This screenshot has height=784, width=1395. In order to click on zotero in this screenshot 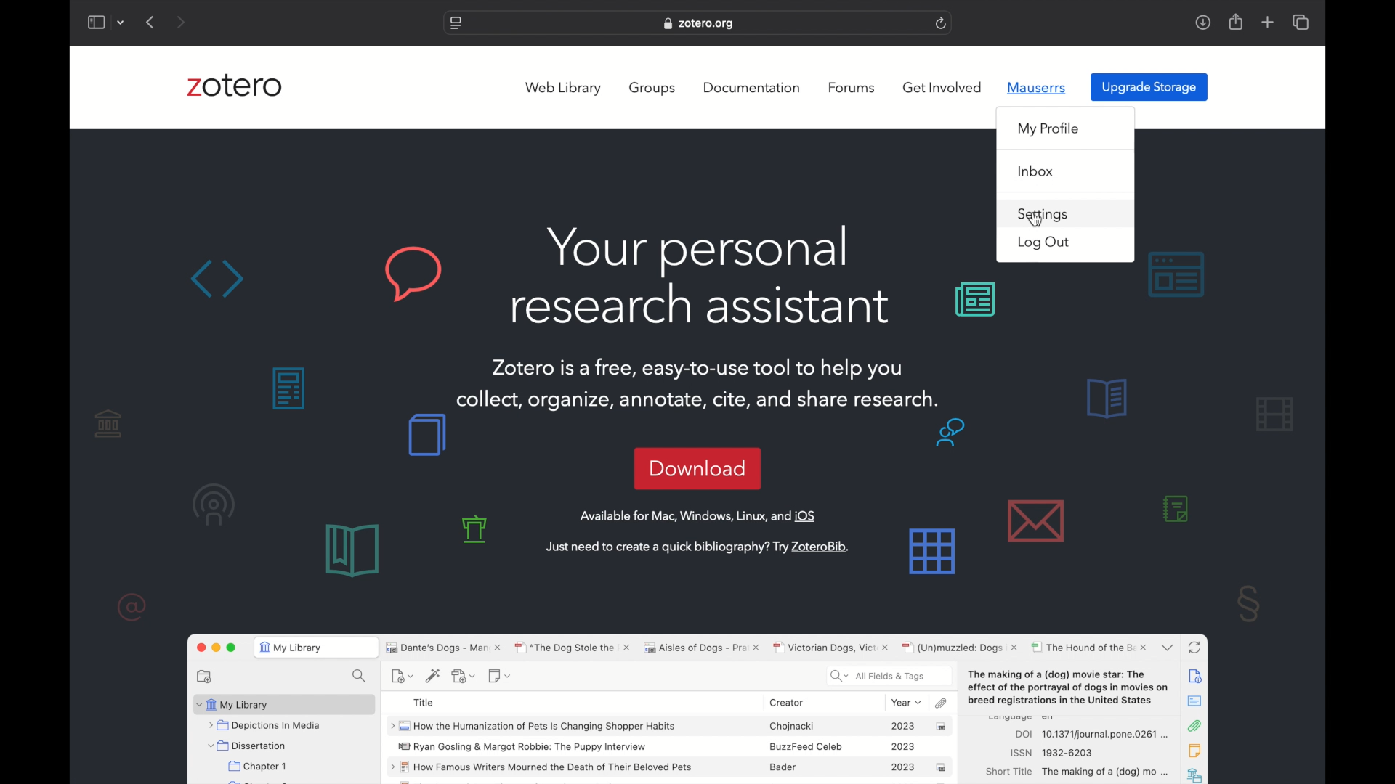, I will do `click(235, 88)`.